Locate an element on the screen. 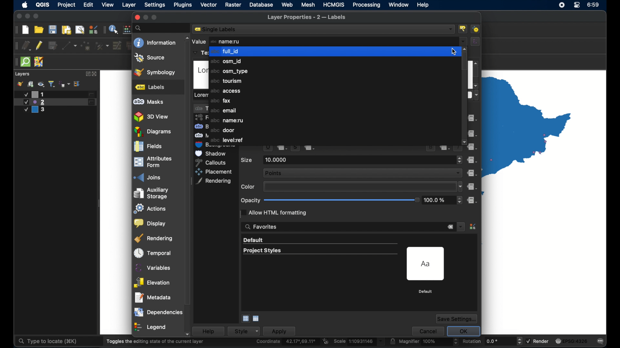 The width and height of the screenshot is (620, 348). lock scale is located at coordinates (392, 341).